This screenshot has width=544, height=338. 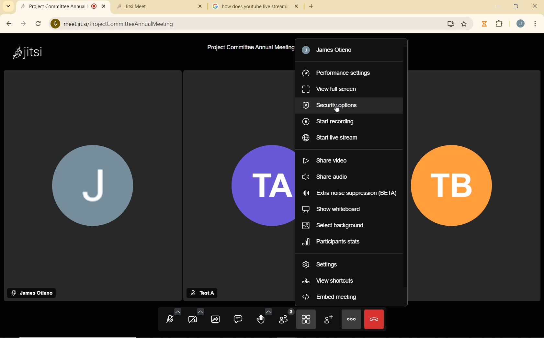 I want to click on Jitsi Meet, so click(x=161, y=6).